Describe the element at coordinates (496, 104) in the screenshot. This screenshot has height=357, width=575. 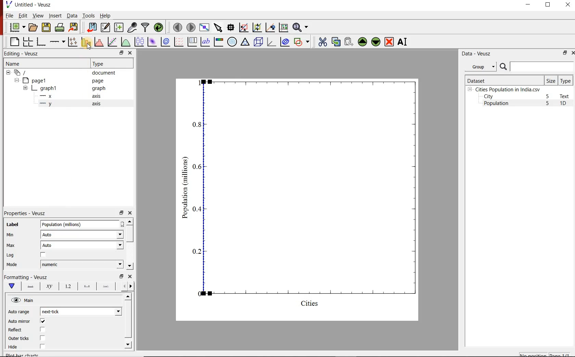
I see `Population` at that location.